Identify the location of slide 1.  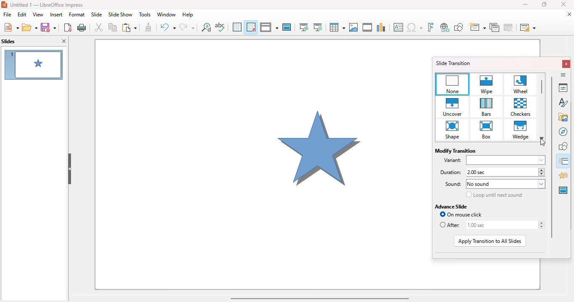
(262, 164).